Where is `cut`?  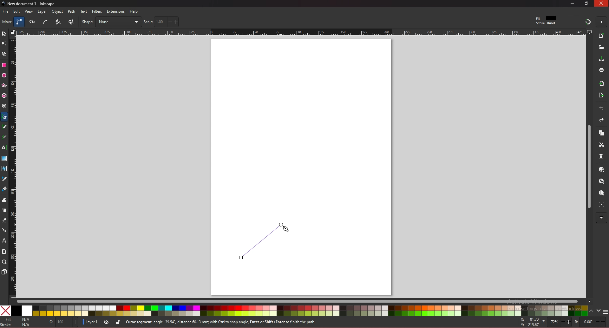 cut is located at coordinates (601, 145).